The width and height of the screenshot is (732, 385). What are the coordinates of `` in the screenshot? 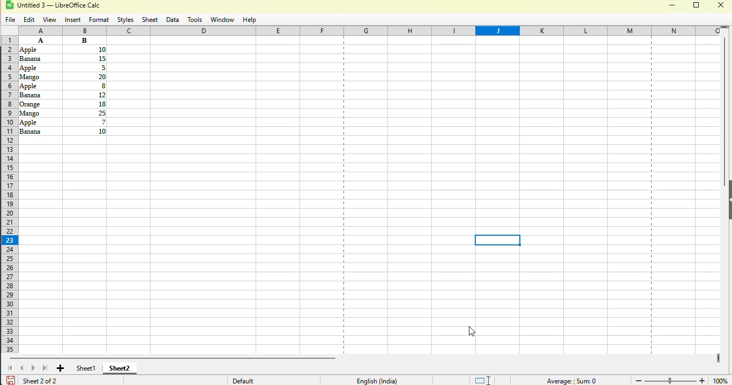 It's located at (85, 85).